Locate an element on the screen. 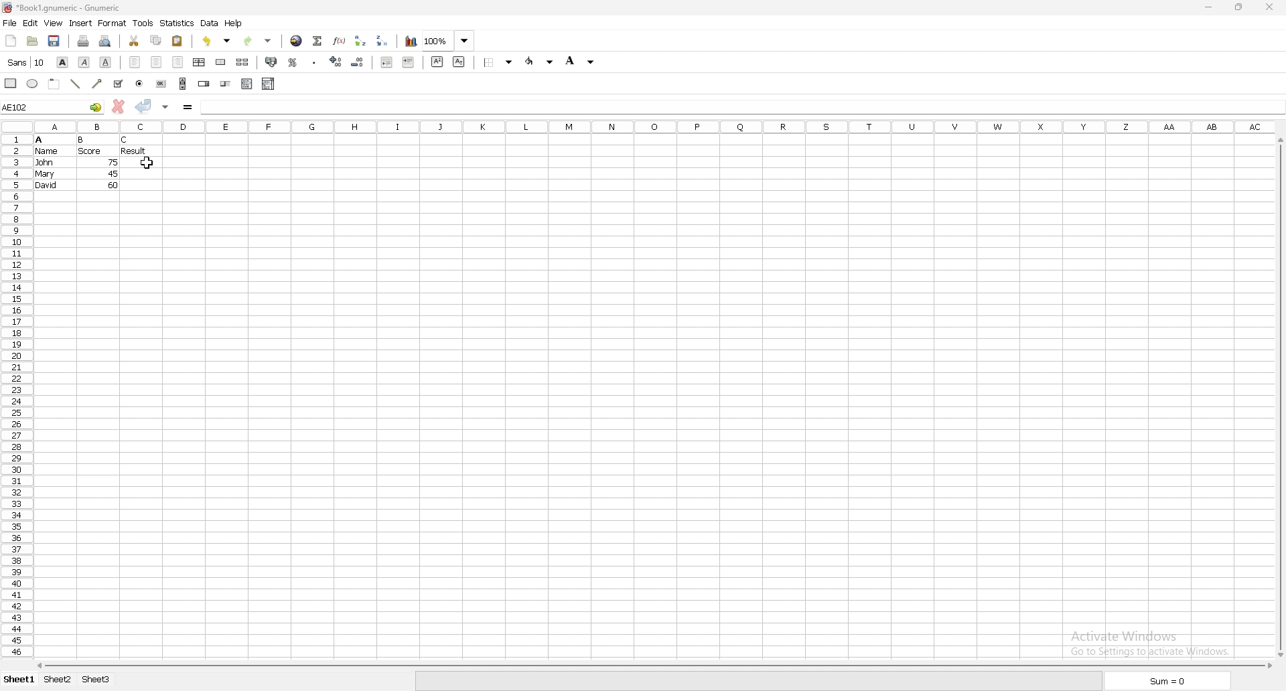 The height and width of the screenshot is (691, 1286). sum is located at coordinates (1171, 680).